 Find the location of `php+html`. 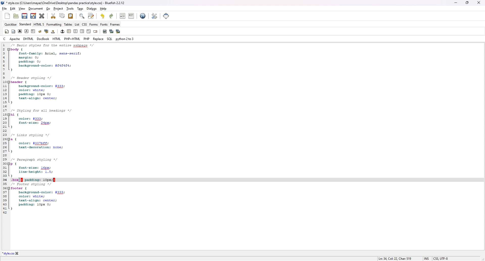

php+html is located at coordinates (73, 38).